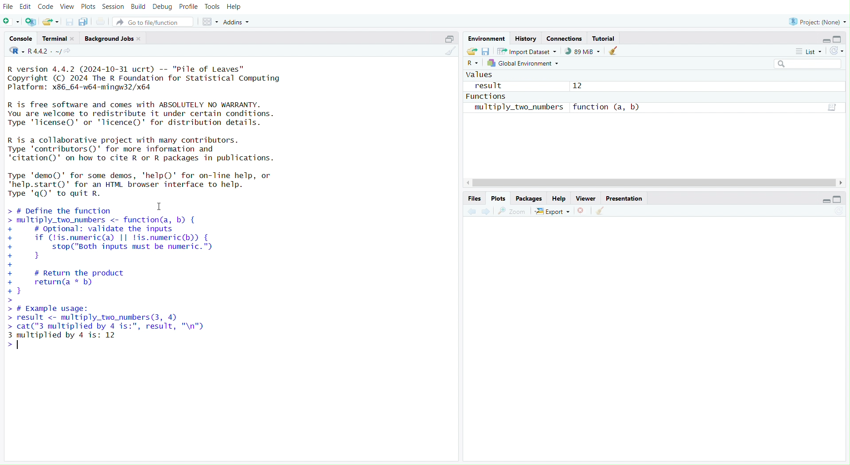  I want to click on View, so click(66, 6).